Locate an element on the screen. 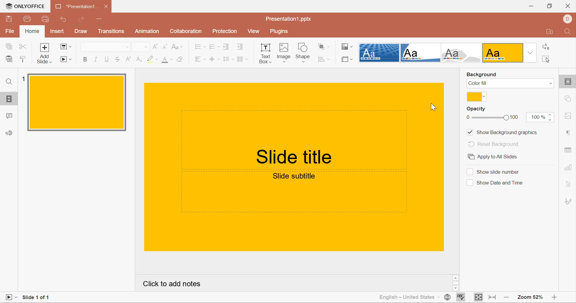 This screenshot has width=576, height=303. Gold color is located at coordinates (477, 97).